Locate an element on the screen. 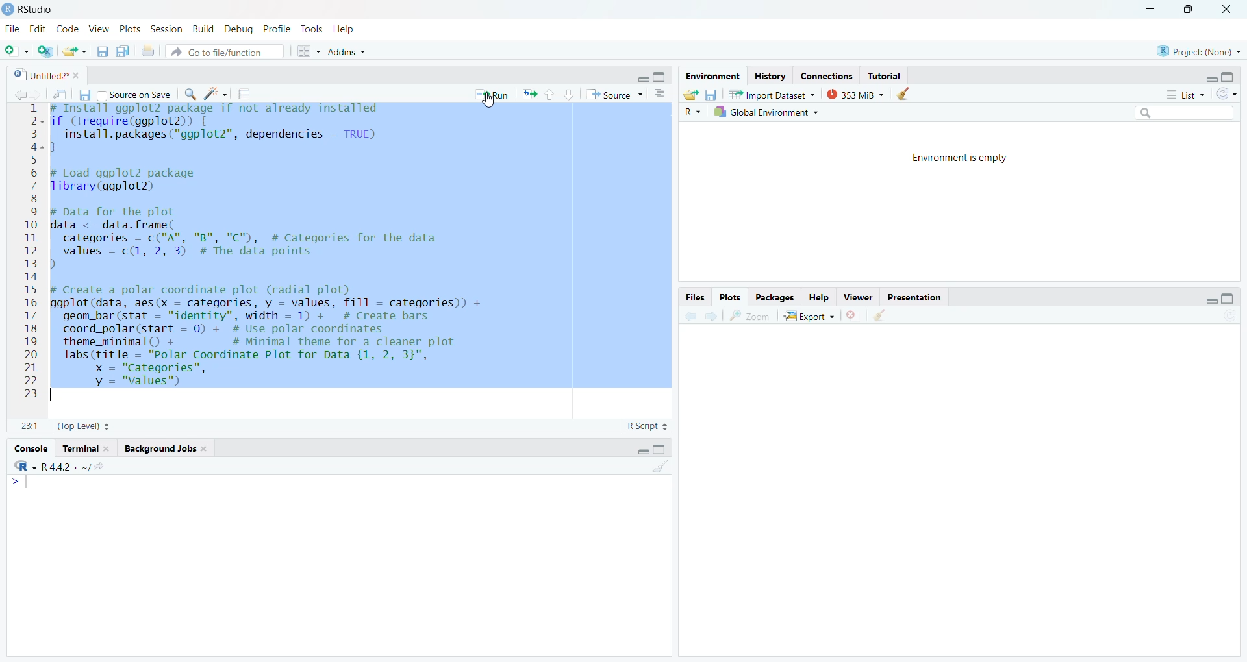 The width and height of the screenshot is (1247, 662). clear console is located at coordinates (661, 469).